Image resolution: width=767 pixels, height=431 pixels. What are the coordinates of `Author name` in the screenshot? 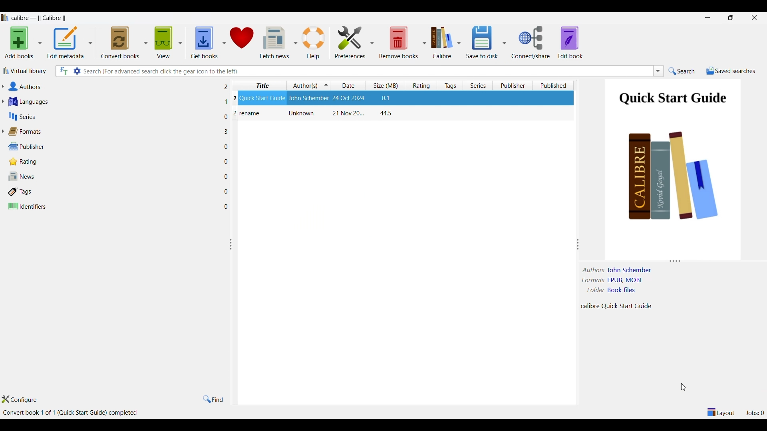 It's located at (631, 270).